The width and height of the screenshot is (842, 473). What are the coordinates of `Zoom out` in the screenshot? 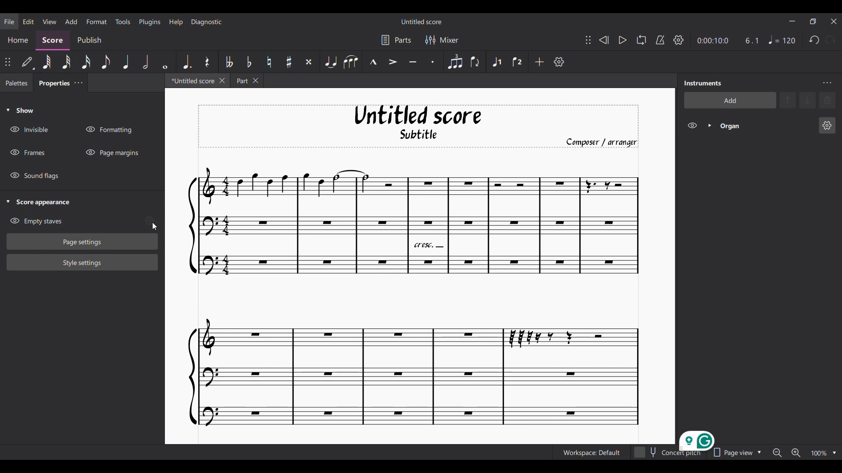 It's located at (777, 452).